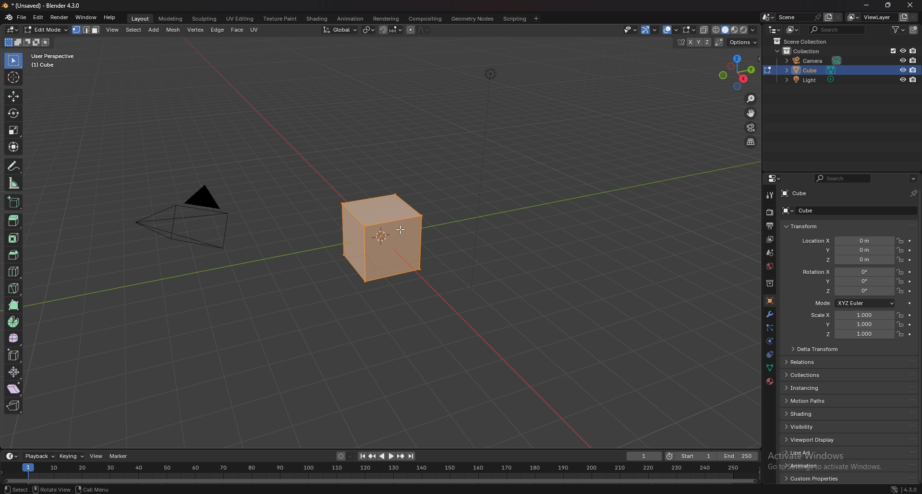  What do you see at coordinates (901, 315) in the screenshot?
I see `lock location` at bounding box center [901, 315].